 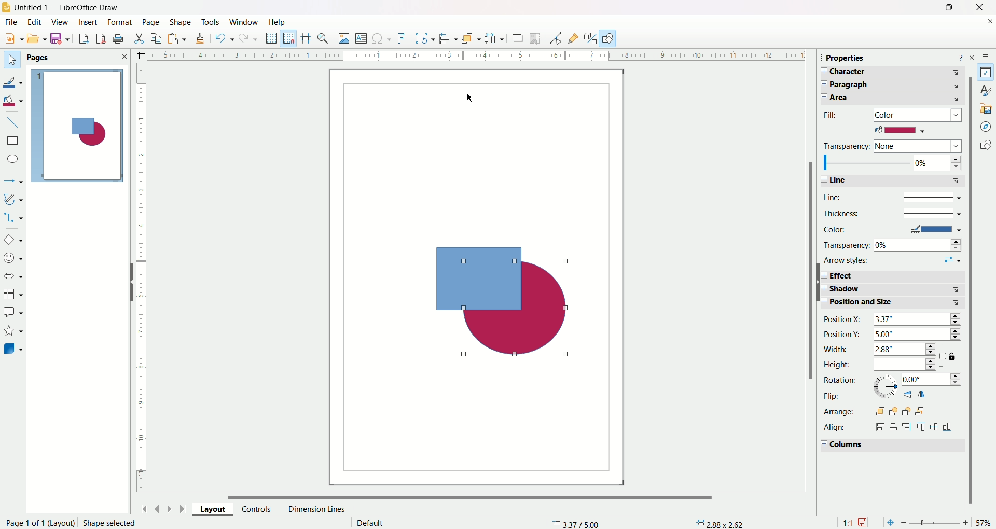 I want to click on layout, so click(x=210, y=508).